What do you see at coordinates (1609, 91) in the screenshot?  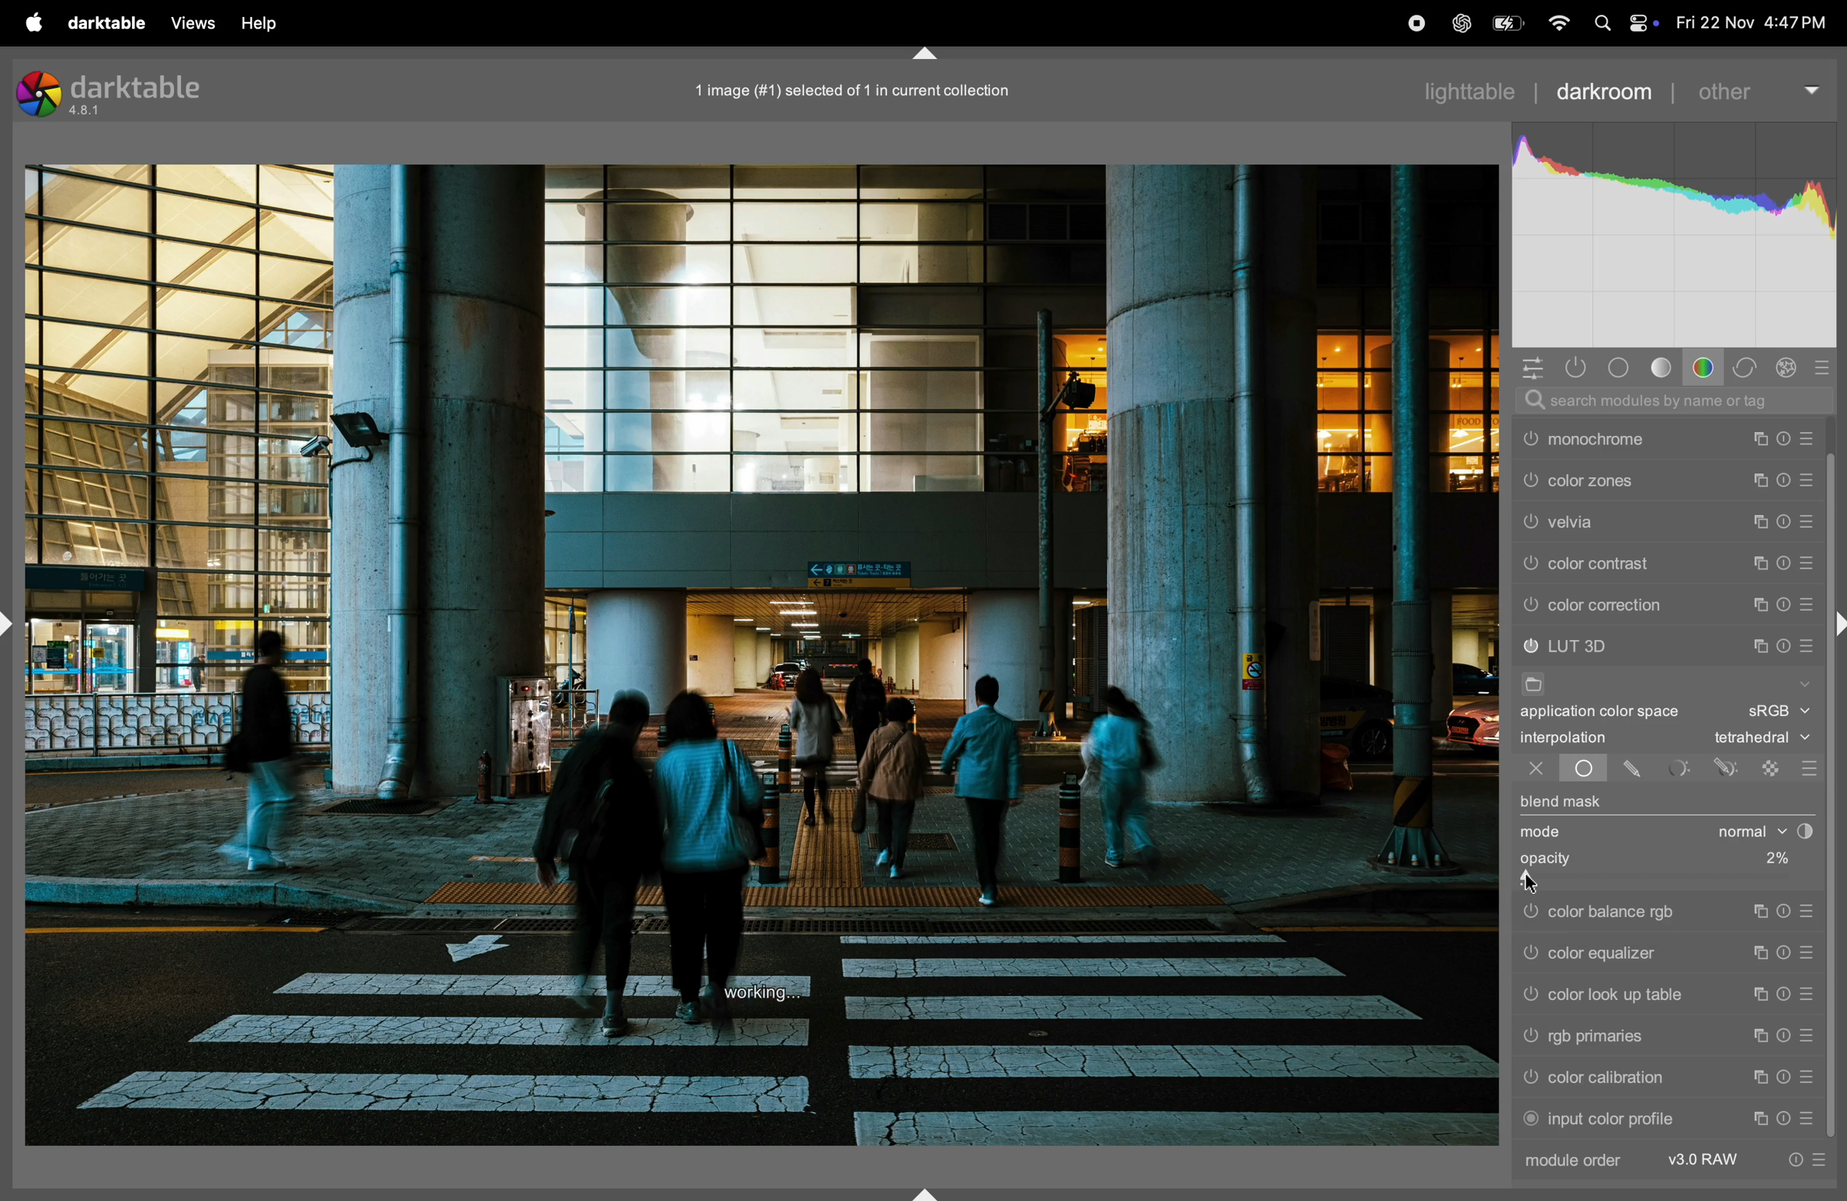 I see `dark room` at bounding box center [1609, 91].